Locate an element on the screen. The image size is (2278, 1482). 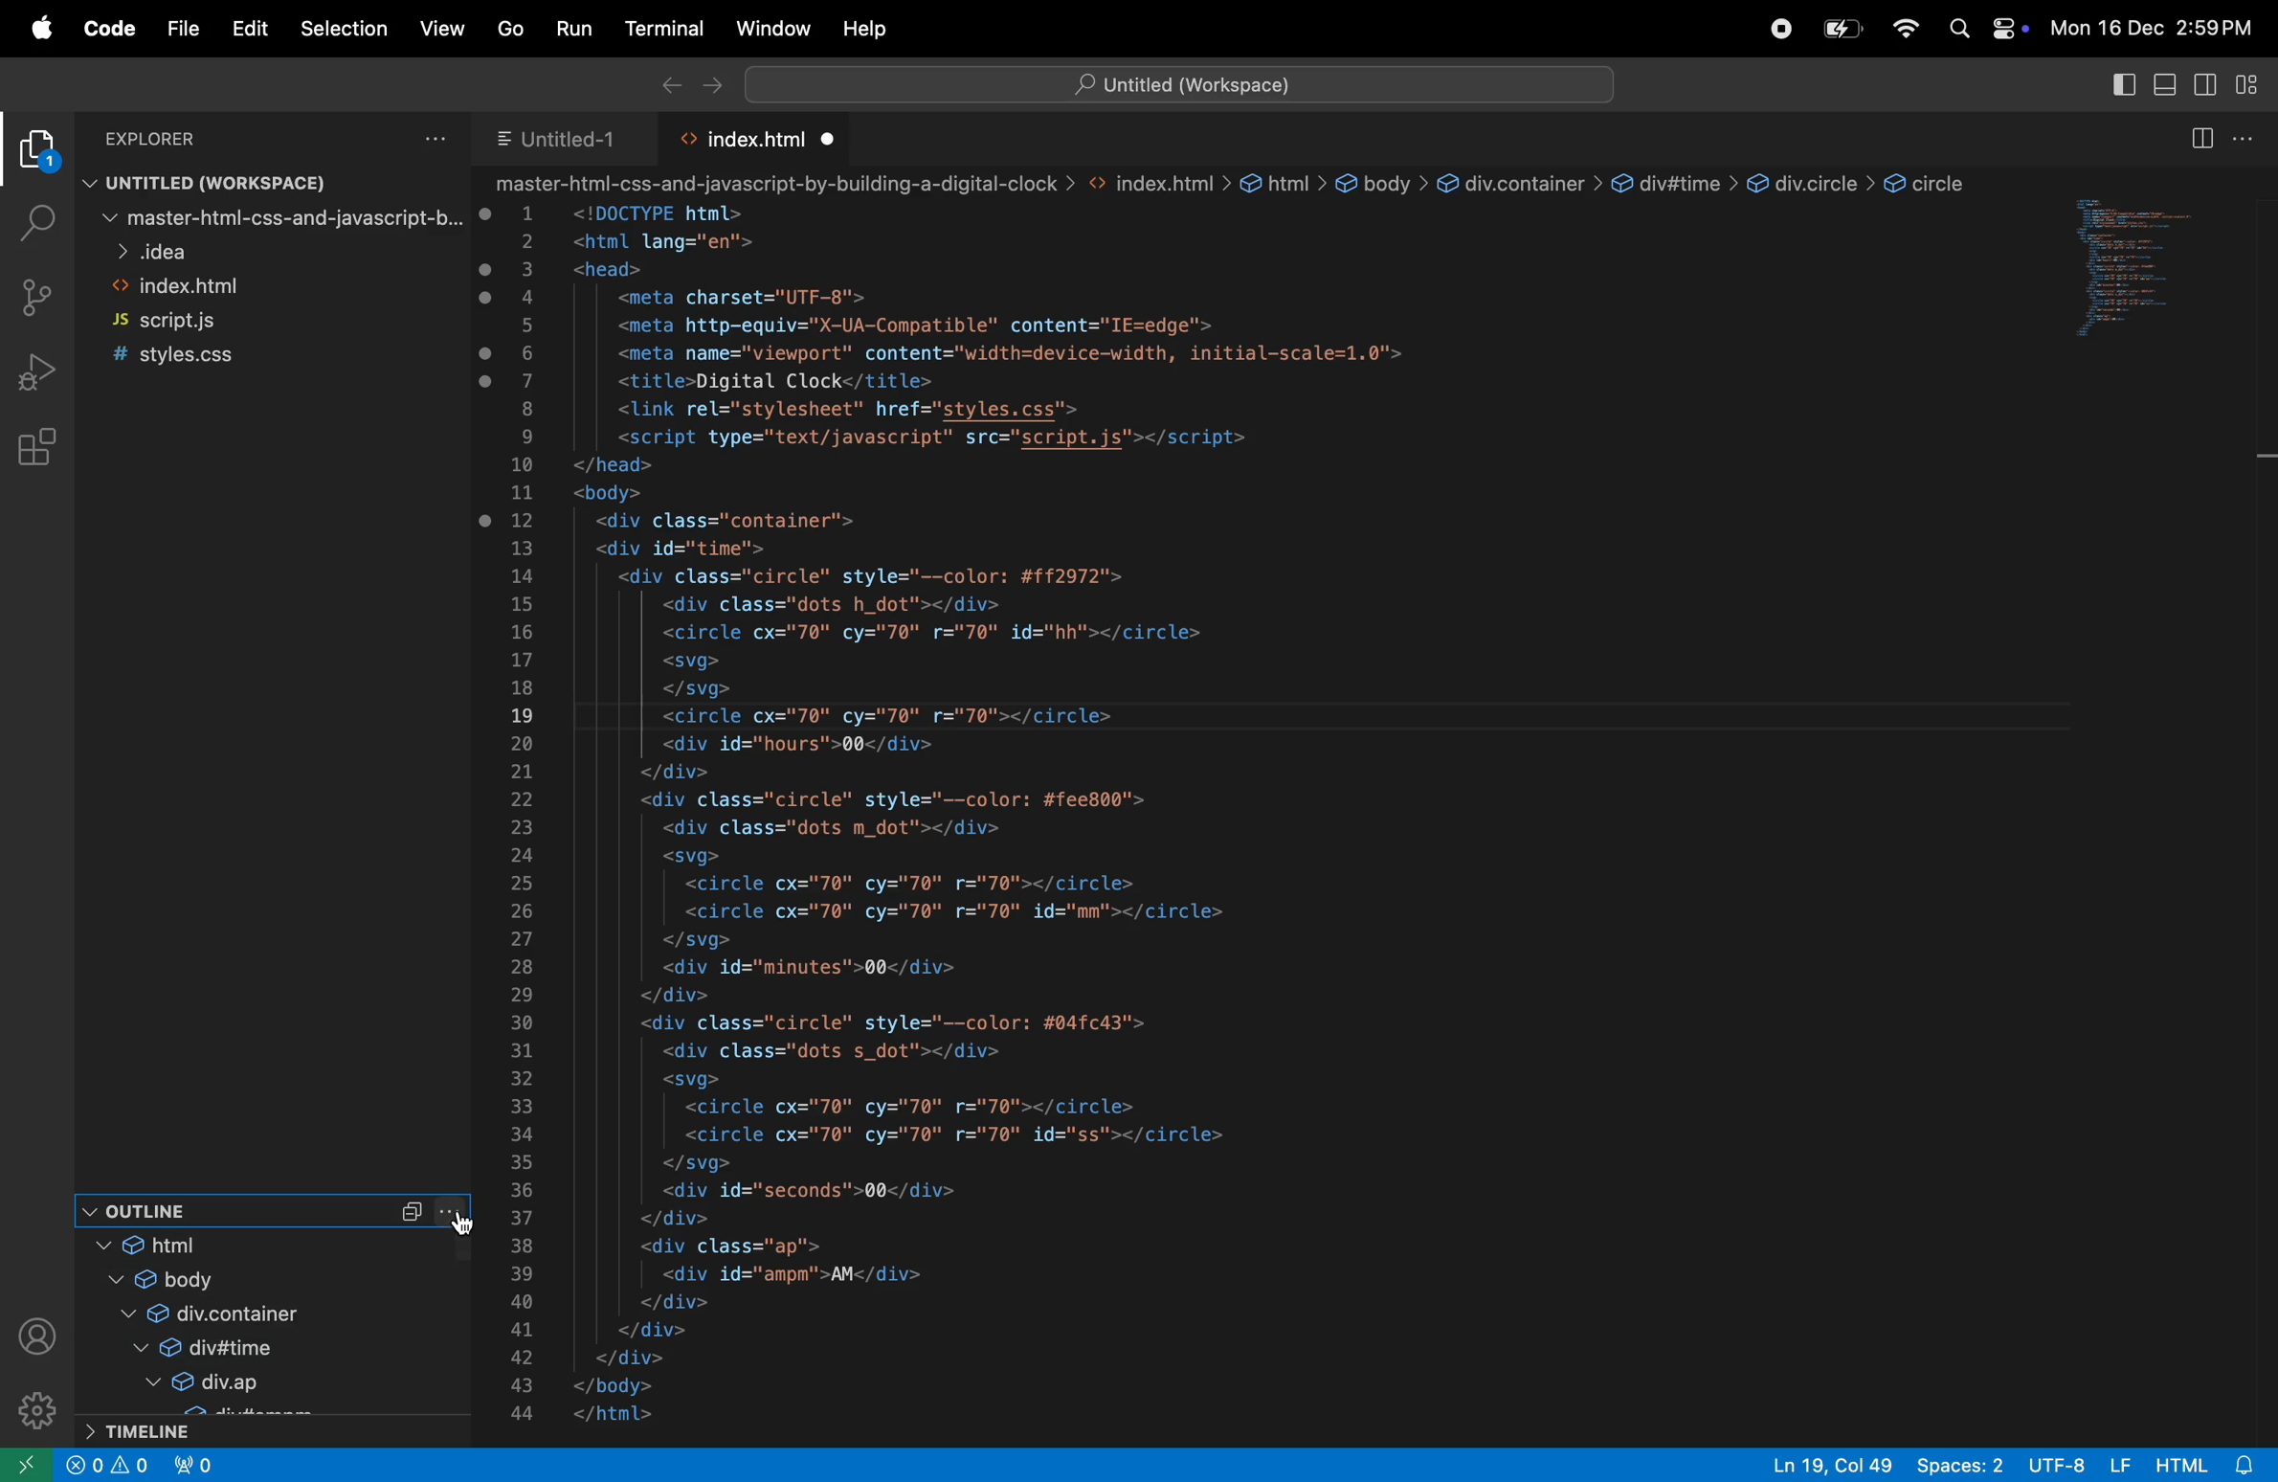
index.html is located at coordinates (756, 139).